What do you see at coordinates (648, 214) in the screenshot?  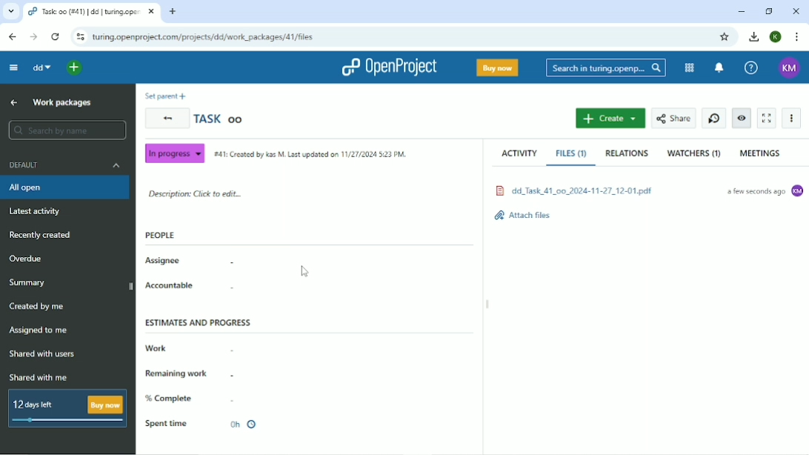 I see `attach files. ` at bounding box center [648, 214].